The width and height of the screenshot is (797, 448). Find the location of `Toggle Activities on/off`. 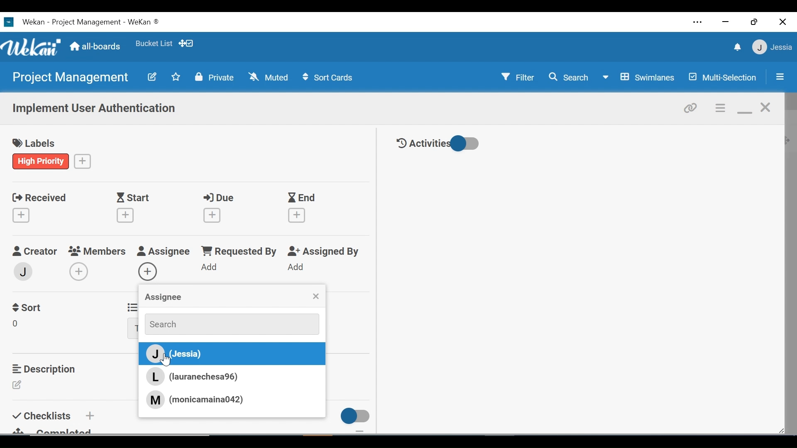

Toggle Activities on/off is located at coordinates (438, 144).